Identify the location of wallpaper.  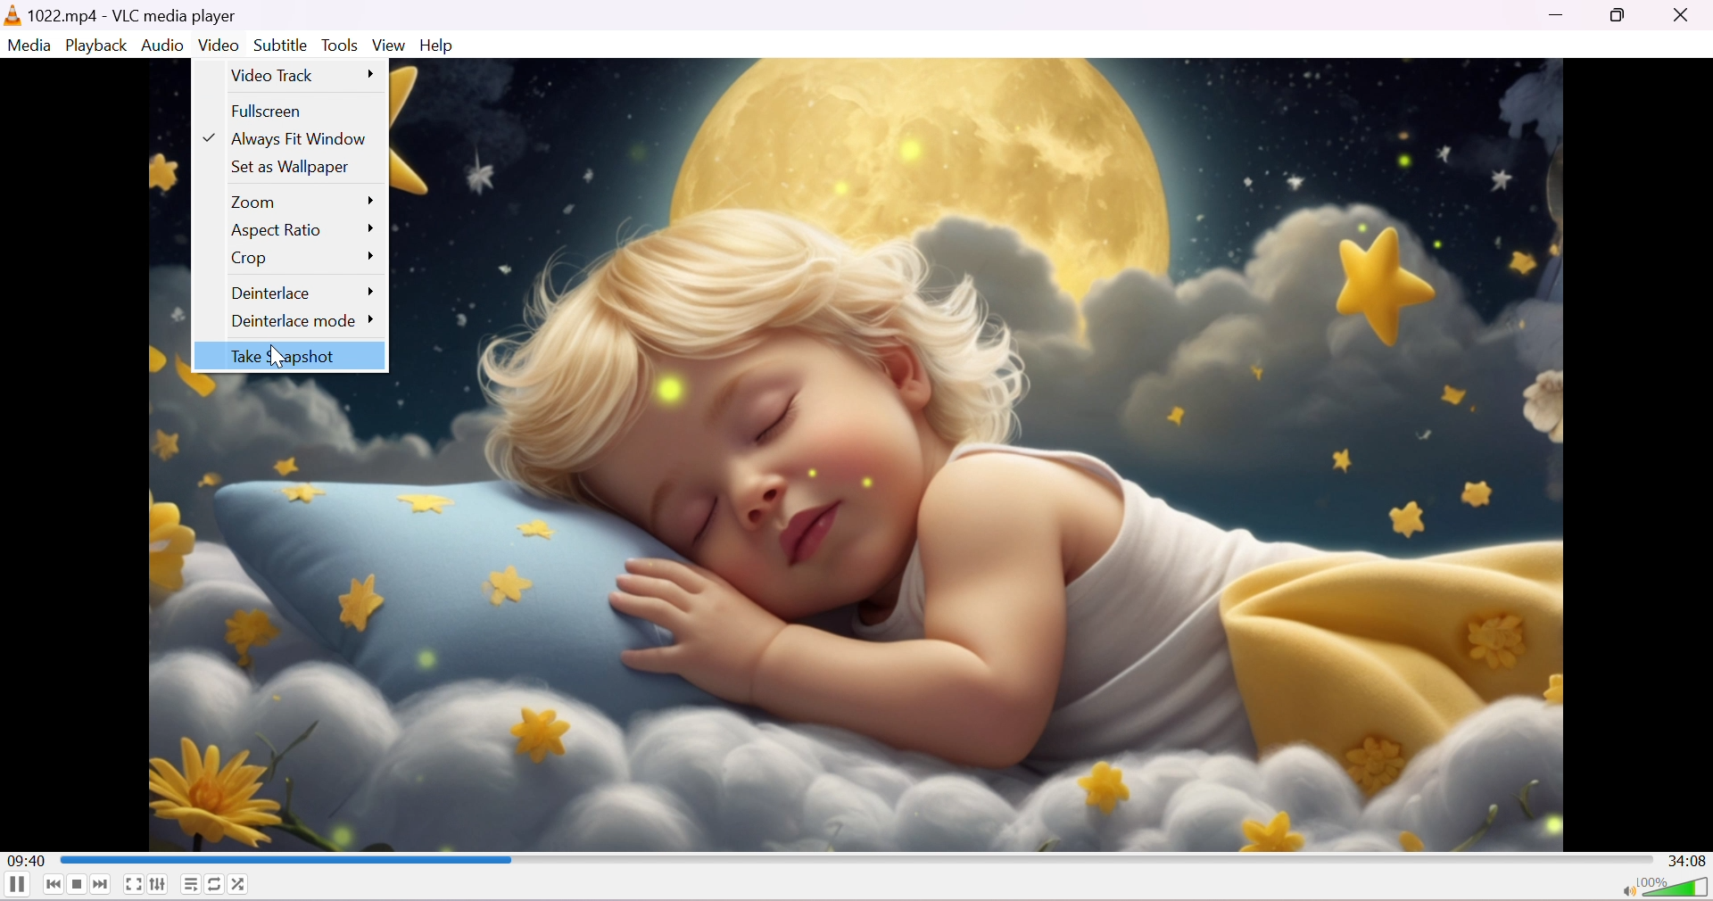
(979, 454).